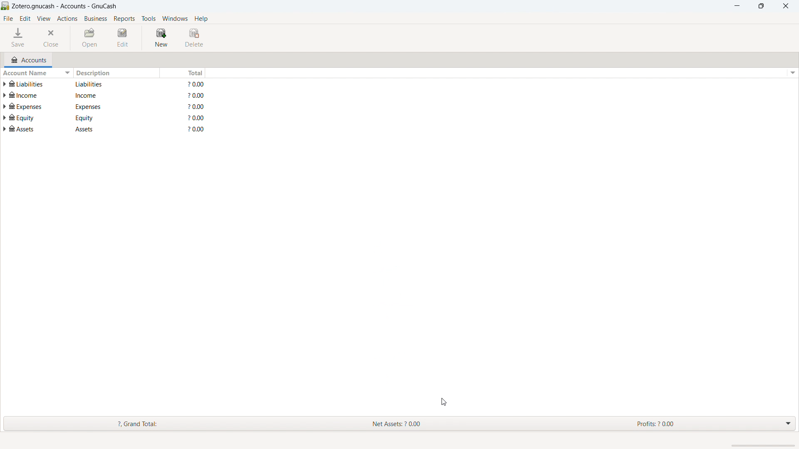 This screenshot has width=799, height=449. Describe the element at coordinates (193, 118) in the screenshot. I see `total` at that location.